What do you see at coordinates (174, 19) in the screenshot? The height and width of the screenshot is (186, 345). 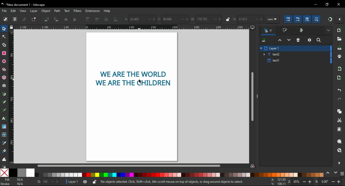 I see `vertical coordinates of selected object` at bounding box center [174, 19].